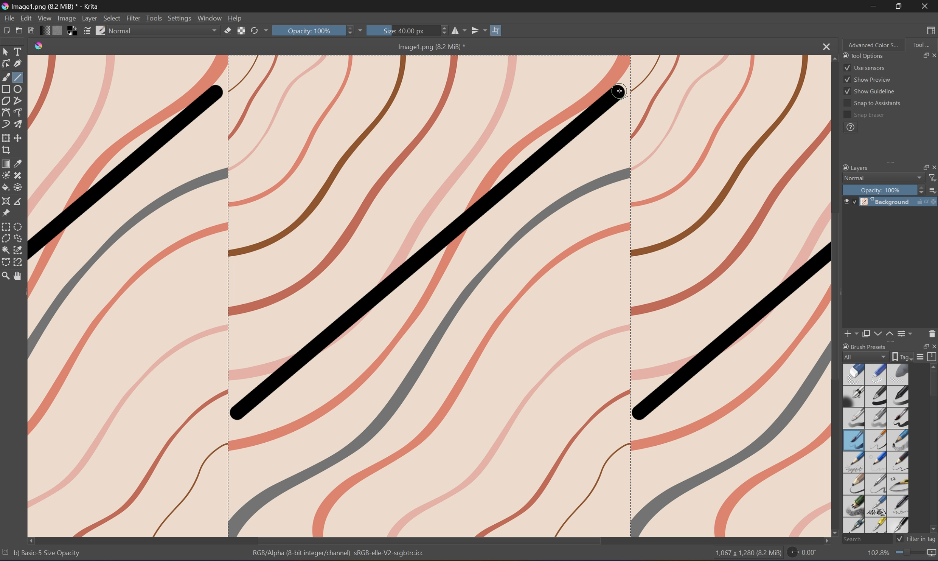  I want to click on Edit, so click(26, 17).